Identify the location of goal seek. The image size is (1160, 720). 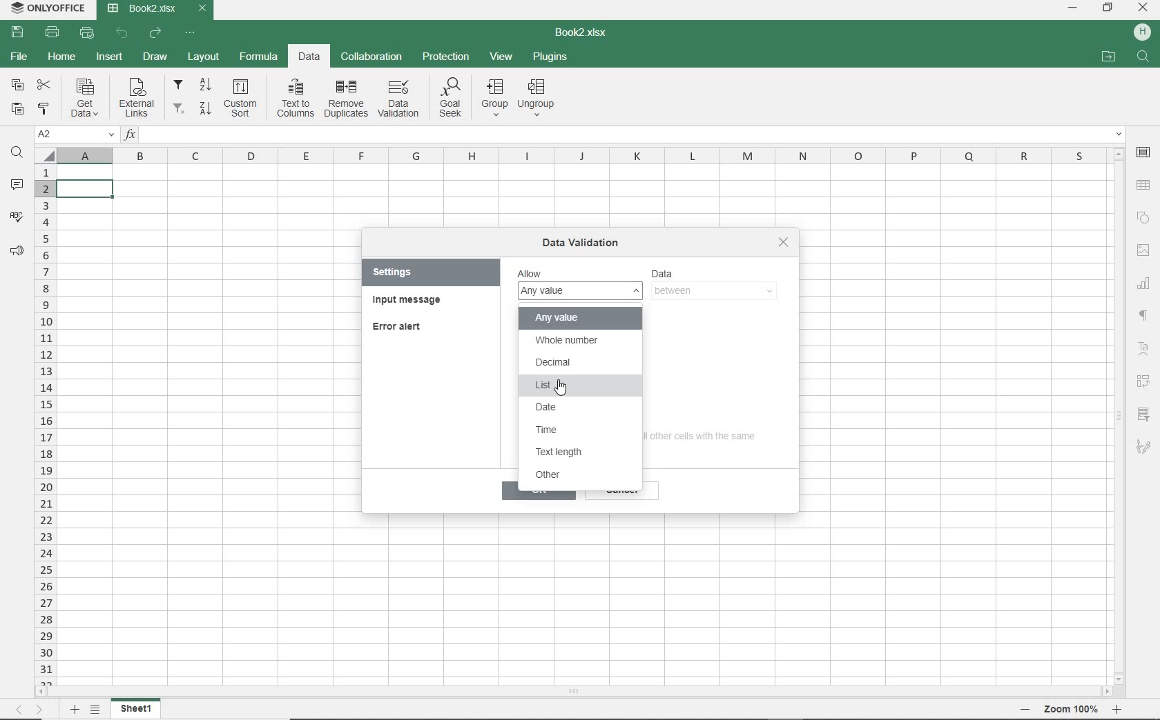
(452, 96).